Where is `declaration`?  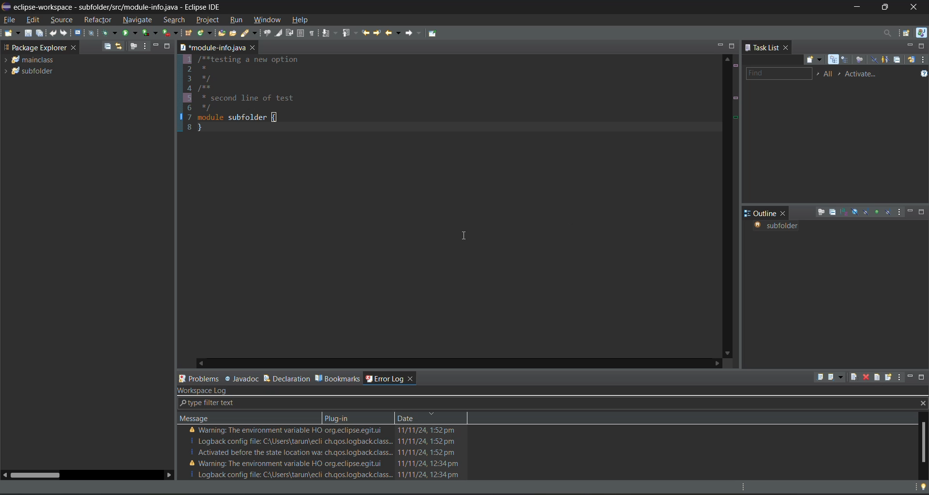 declaration is located at coordinates (297, 379).